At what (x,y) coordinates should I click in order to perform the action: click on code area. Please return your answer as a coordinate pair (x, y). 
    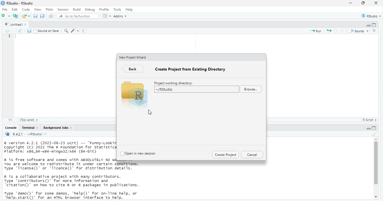
    Looking at the image, I should click on (65, 77).